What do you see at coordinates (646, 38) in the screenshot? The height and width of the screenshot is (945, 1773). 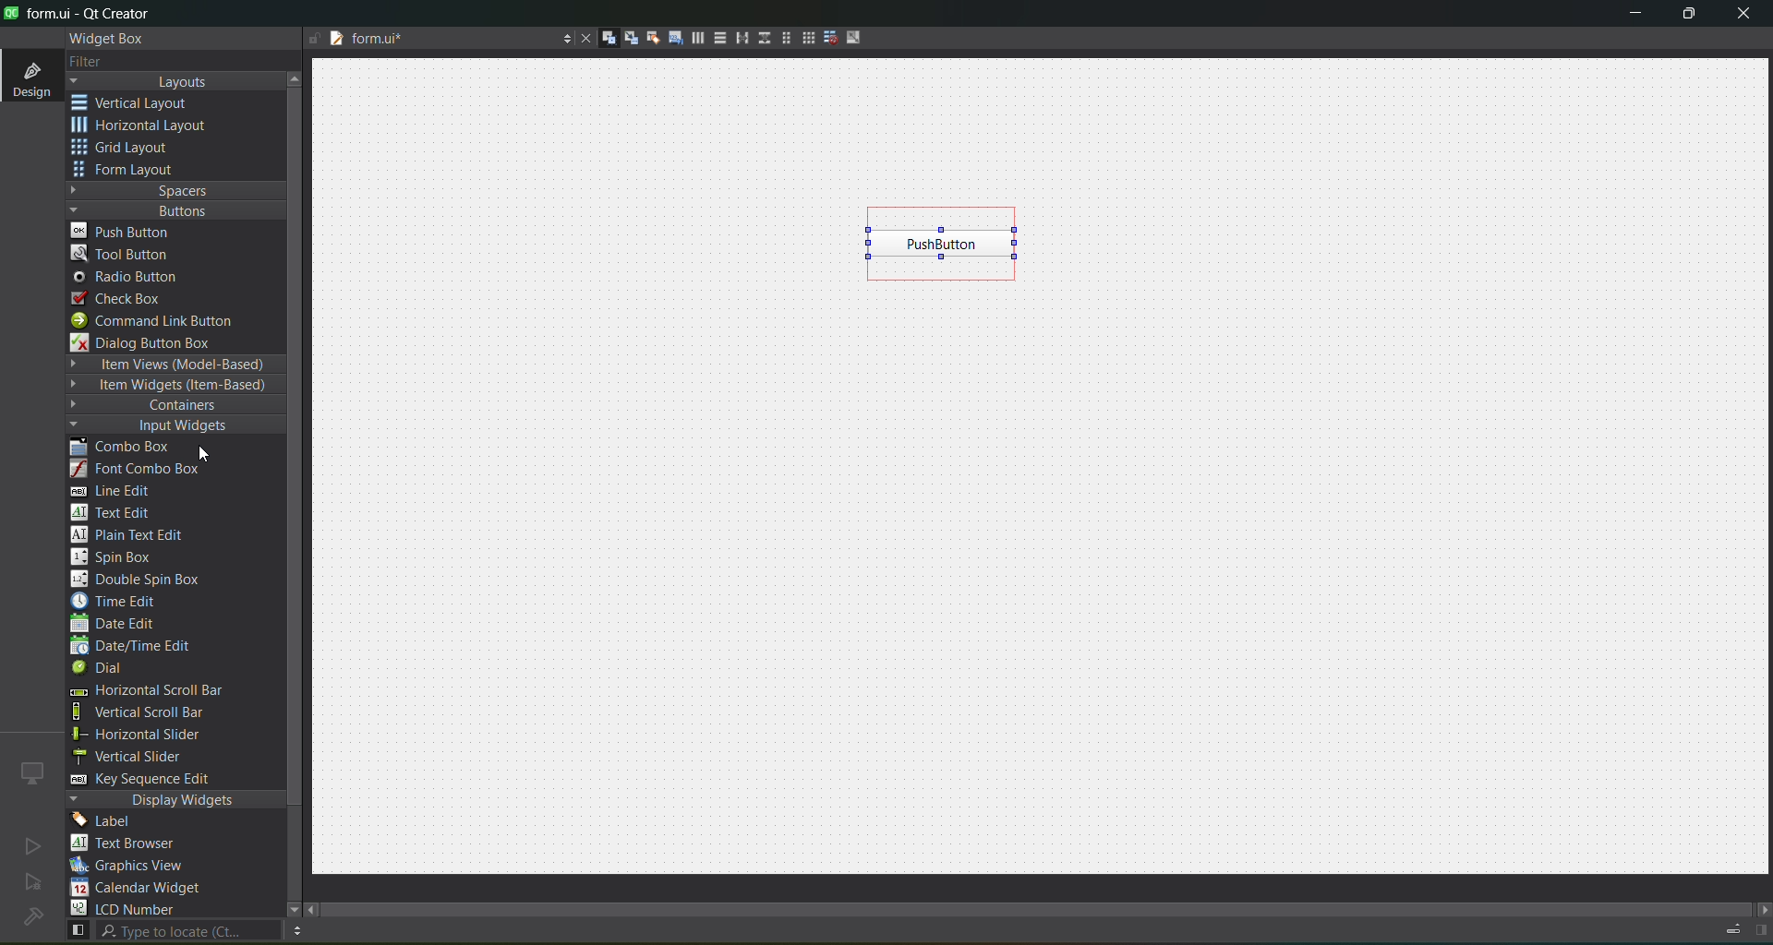 I see `edit buddies` at bounding box center [646, 38].